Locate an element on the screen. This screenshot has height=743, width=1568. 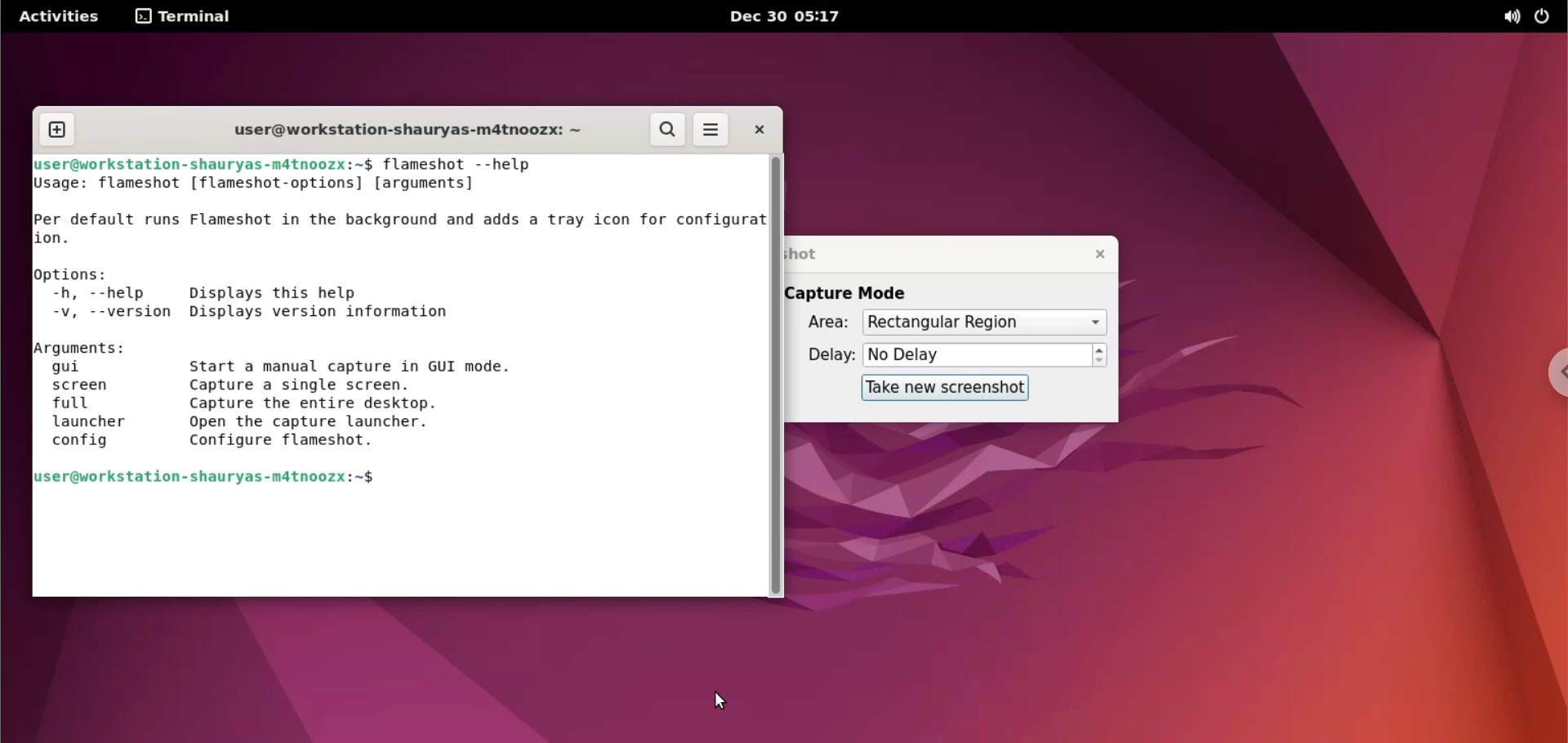
area: is located at coordinates (824, 323).